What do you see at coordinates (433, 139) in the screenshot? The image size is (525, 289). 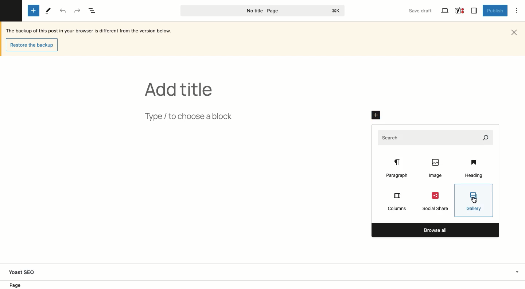 I see `Search` at bounding box center [433, 139].